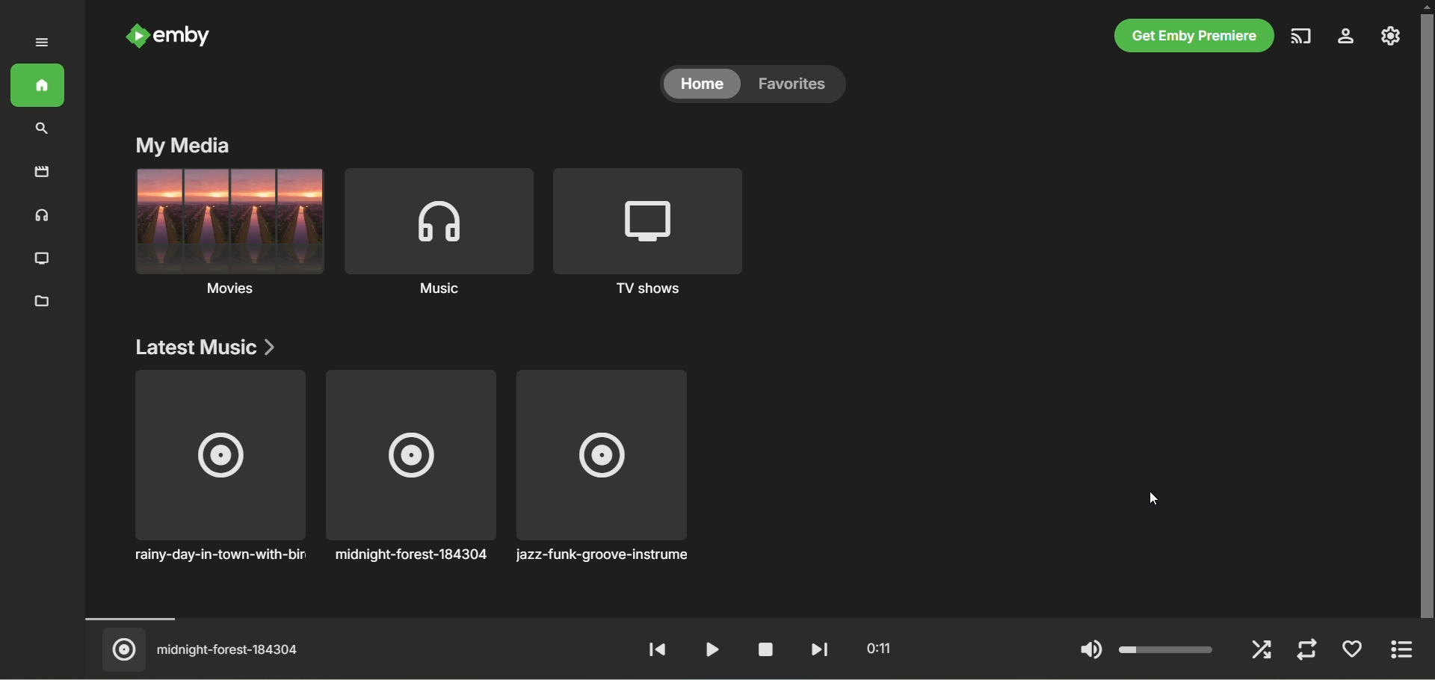 This screenshot has width=1435, height=680. I want to click on favorites, so click(1354, 652).